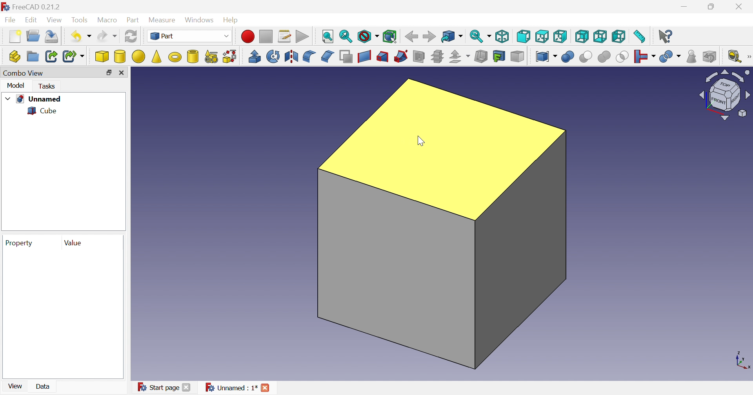 The width and height of the screenshot is (753, 395). What do you see at coordinates (600, 36) in the screenshot?
I see `Bottom` at bounding box center [600, 36].